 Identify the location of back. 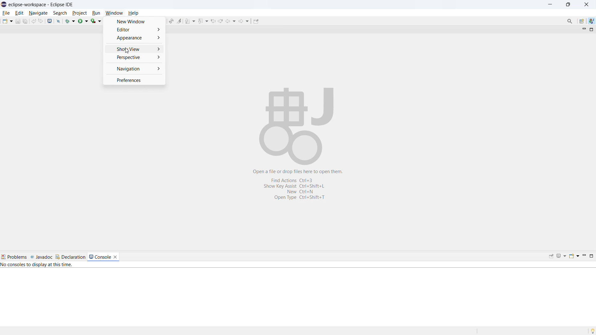
(231, 20).